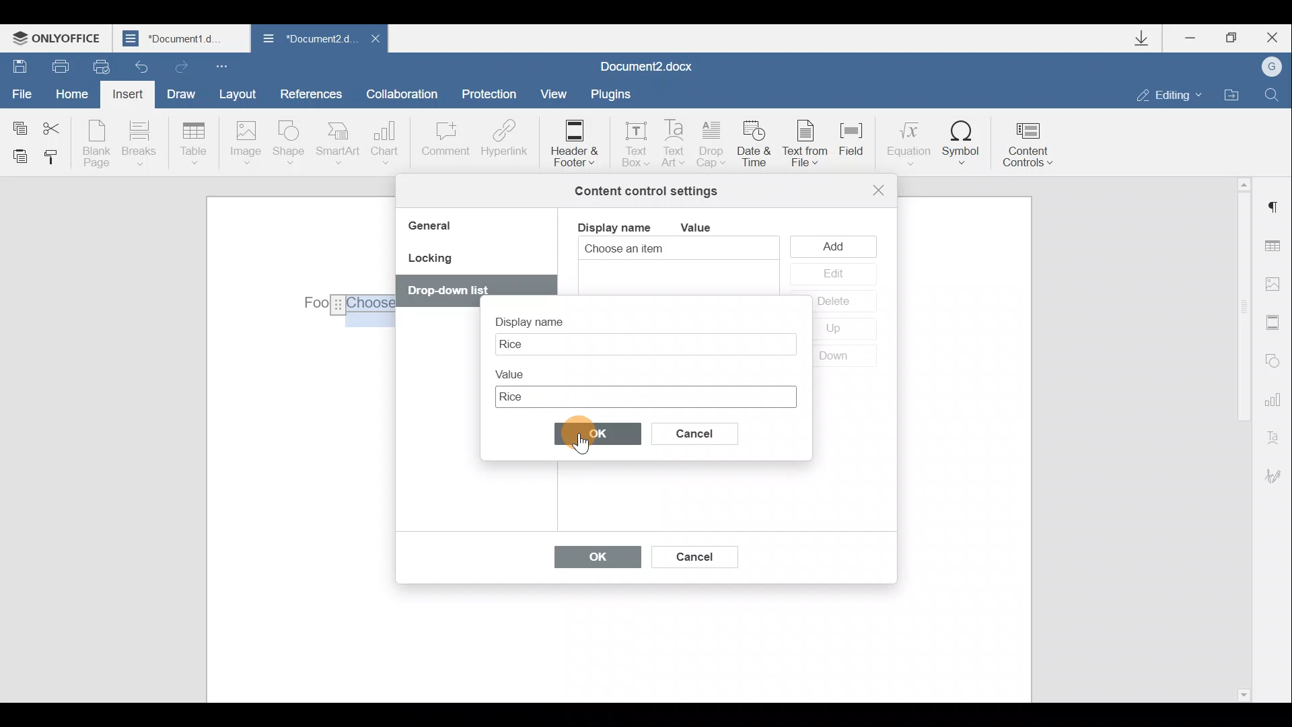 This screenshot has height=727, width=1292. What do you see at coordinates (1147, 38) in the screenshot?
I see `Downloads` at bounding box center [1147, 38].